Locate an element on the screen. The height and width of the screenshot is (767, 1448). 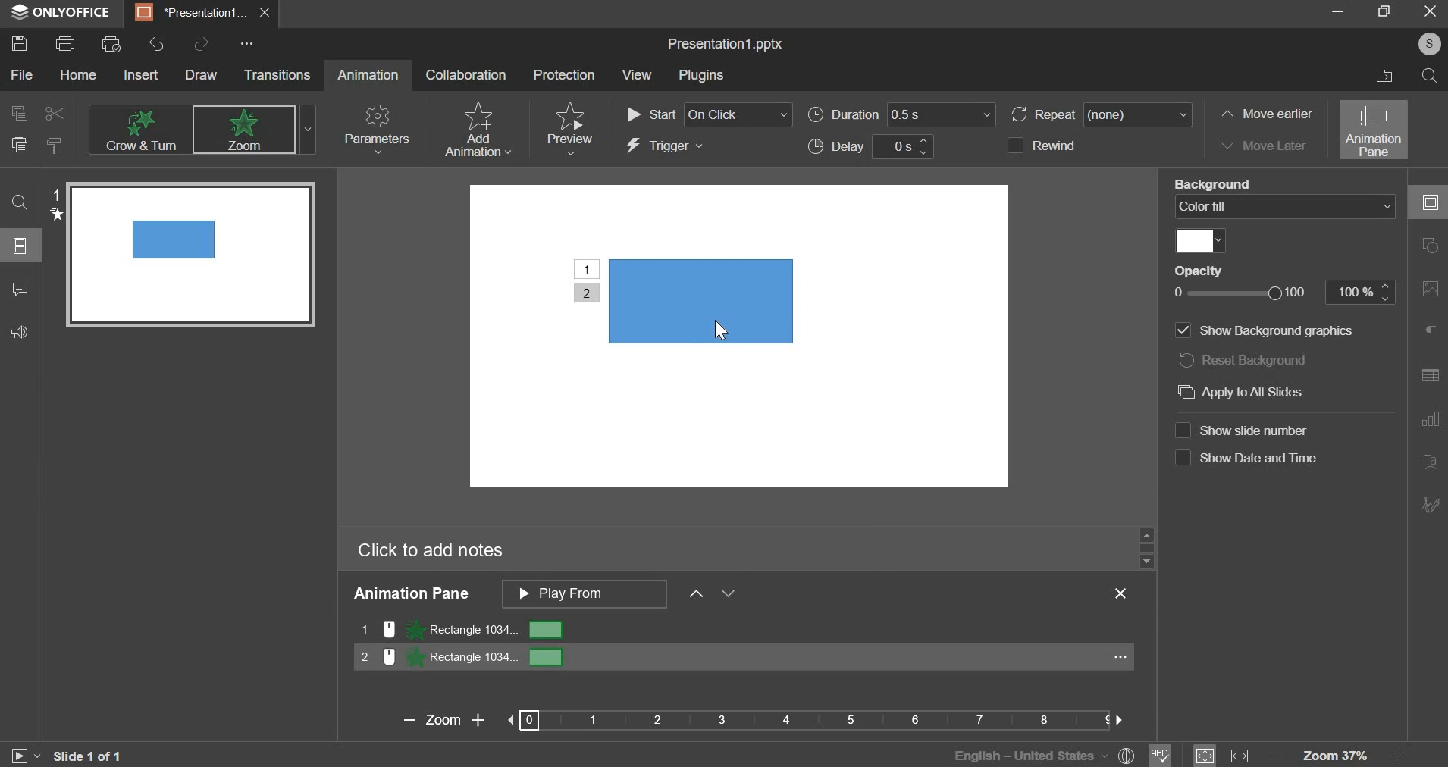
Language is located at coordinates (1126, 755).